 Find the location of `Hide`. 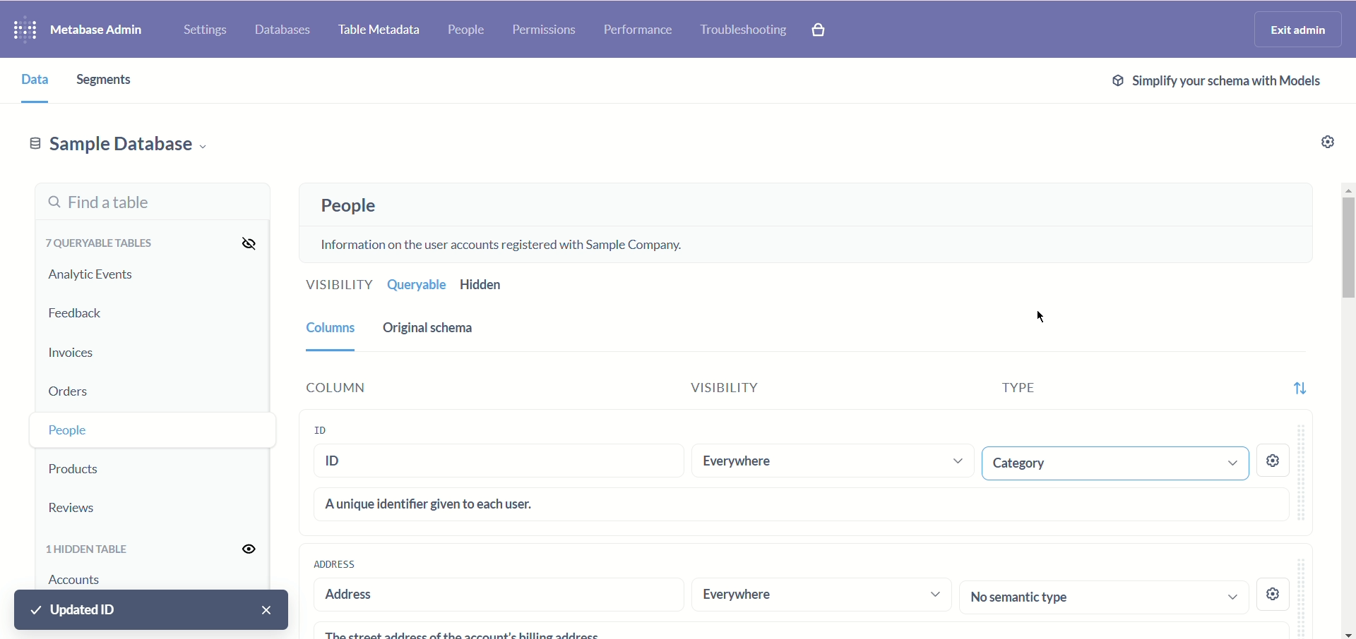

Hide is located at coordinates (244, 242).